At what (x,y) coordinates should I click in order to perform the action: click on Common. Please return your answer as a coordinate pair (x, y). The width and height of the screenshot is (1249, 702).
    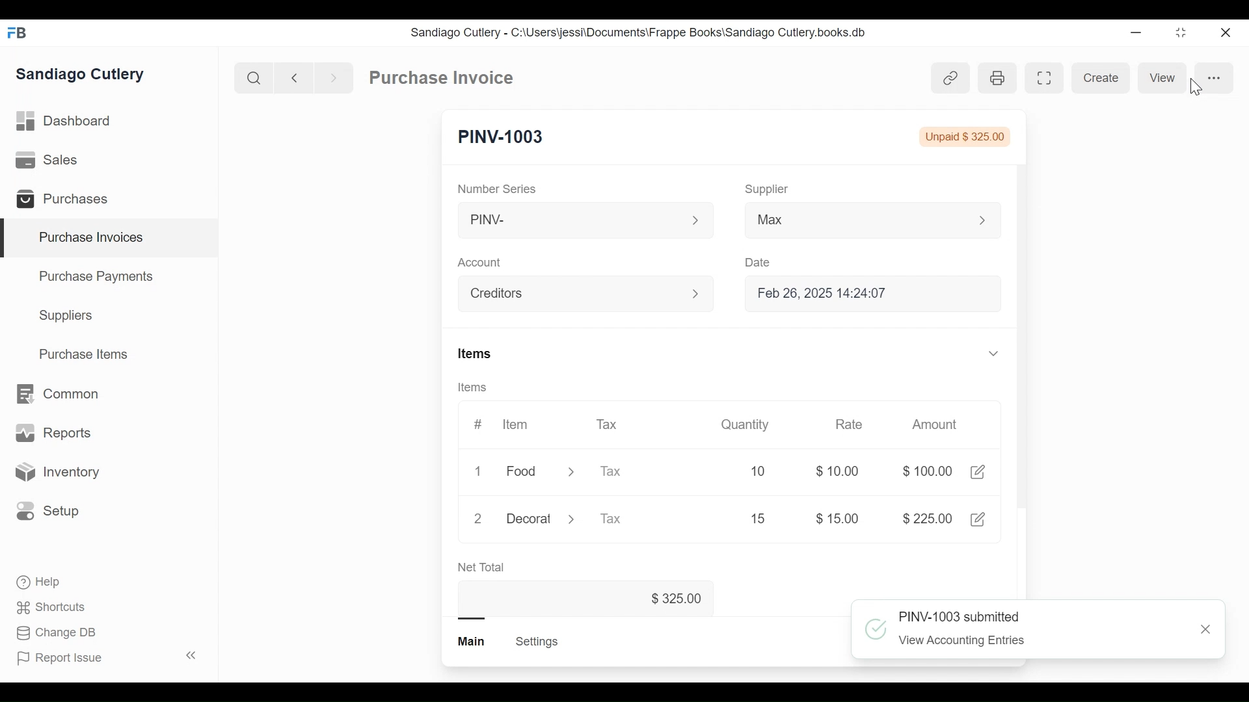
    Looking at the image, I should click on (56, 394).